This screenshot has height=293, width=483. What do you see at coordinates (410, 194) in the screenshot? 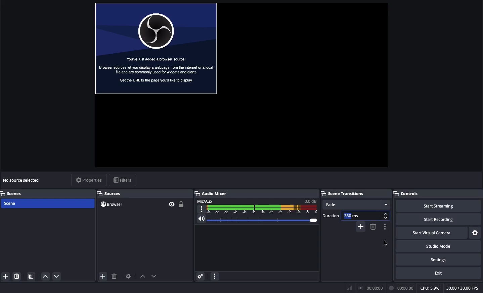
I see `Controls` at bounding box center [410, 194].